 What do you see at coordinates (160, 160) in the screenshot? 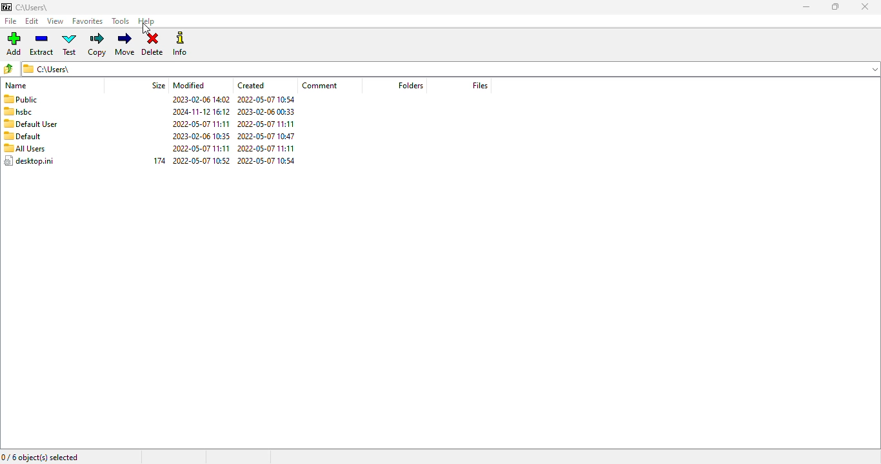
I see `size` at bounding box center [160, 160].